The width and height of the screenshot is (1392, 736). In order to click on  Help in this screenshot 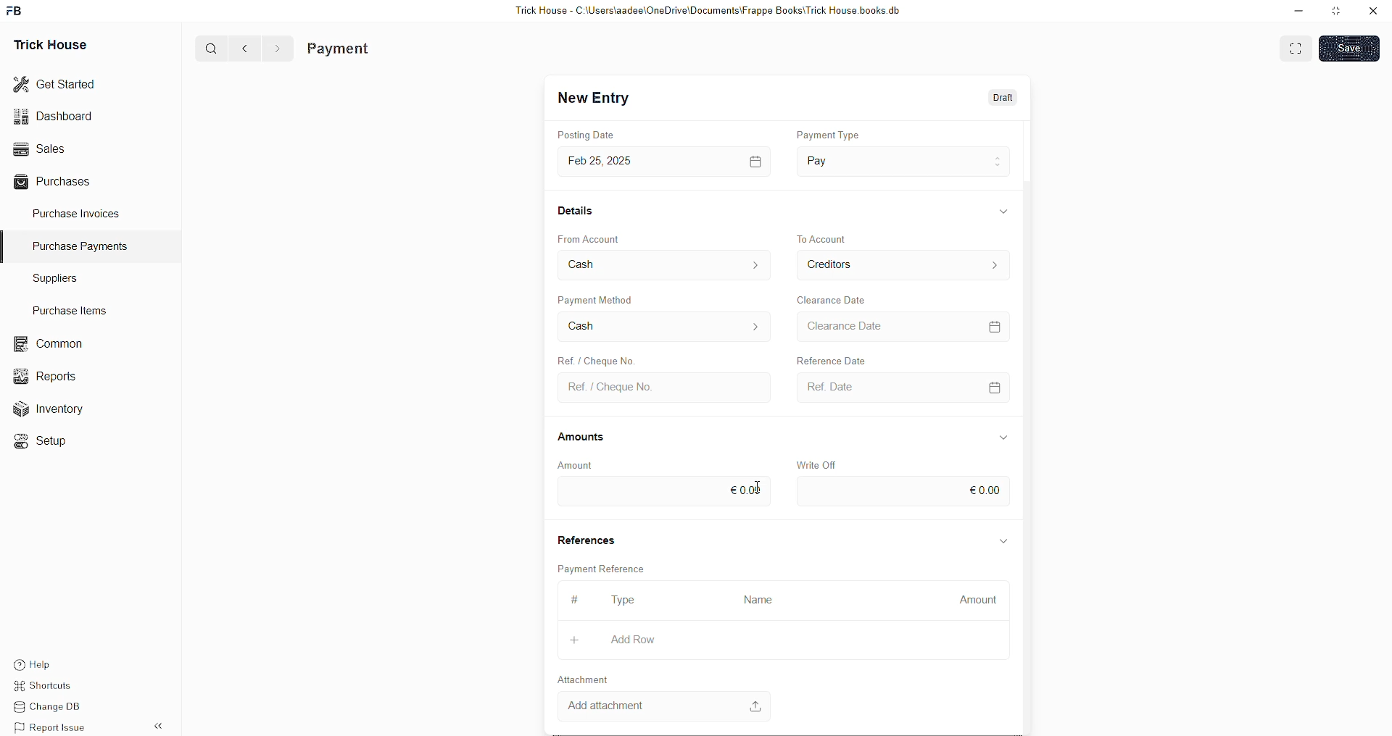, I will do `click(54, 663)`.